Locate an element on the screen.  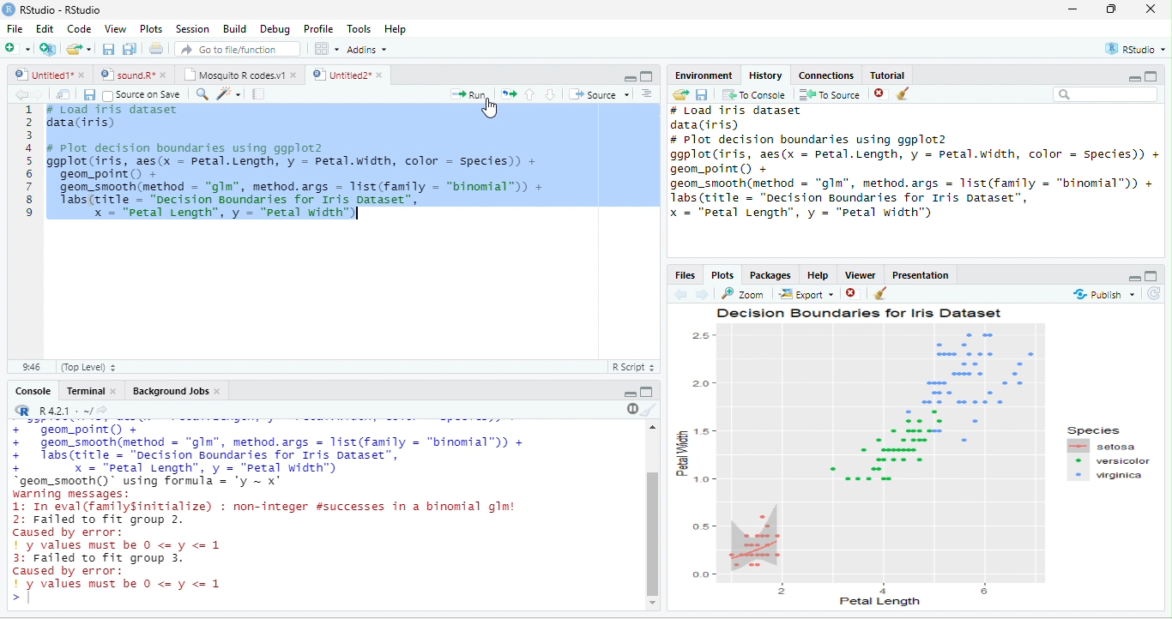
geom_smooth(method = “gim”, method.args = list(family = "binomial™)) +
Tabs (title = “Decision Boundaries for Iris Dataset”,
x = "petal Length”, y = "petal width") is located at coordinates (912, 199).